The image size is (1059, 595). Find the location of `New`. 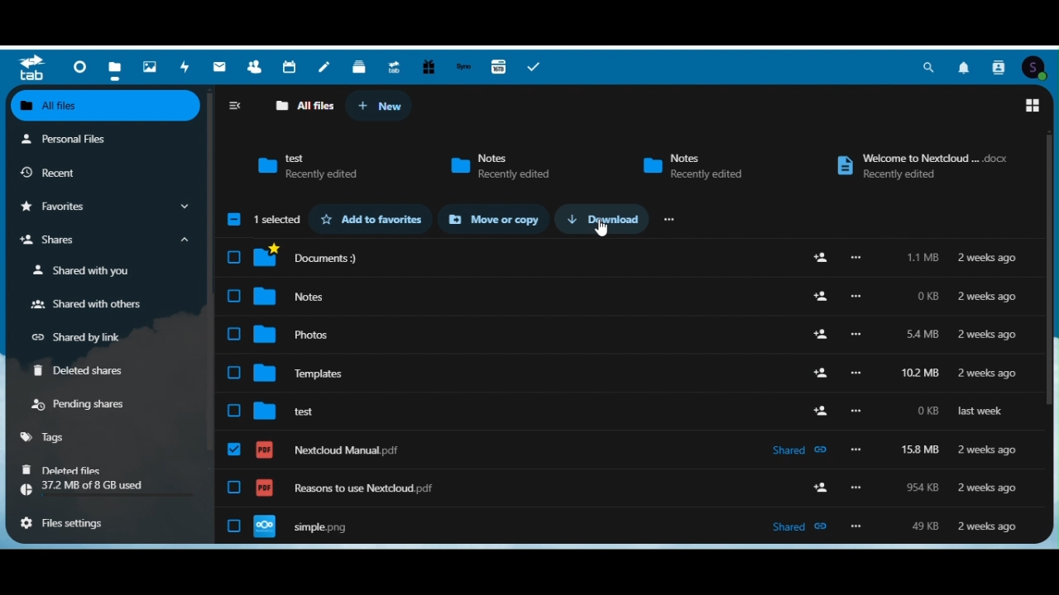

New is located at coordinates (384, 104).